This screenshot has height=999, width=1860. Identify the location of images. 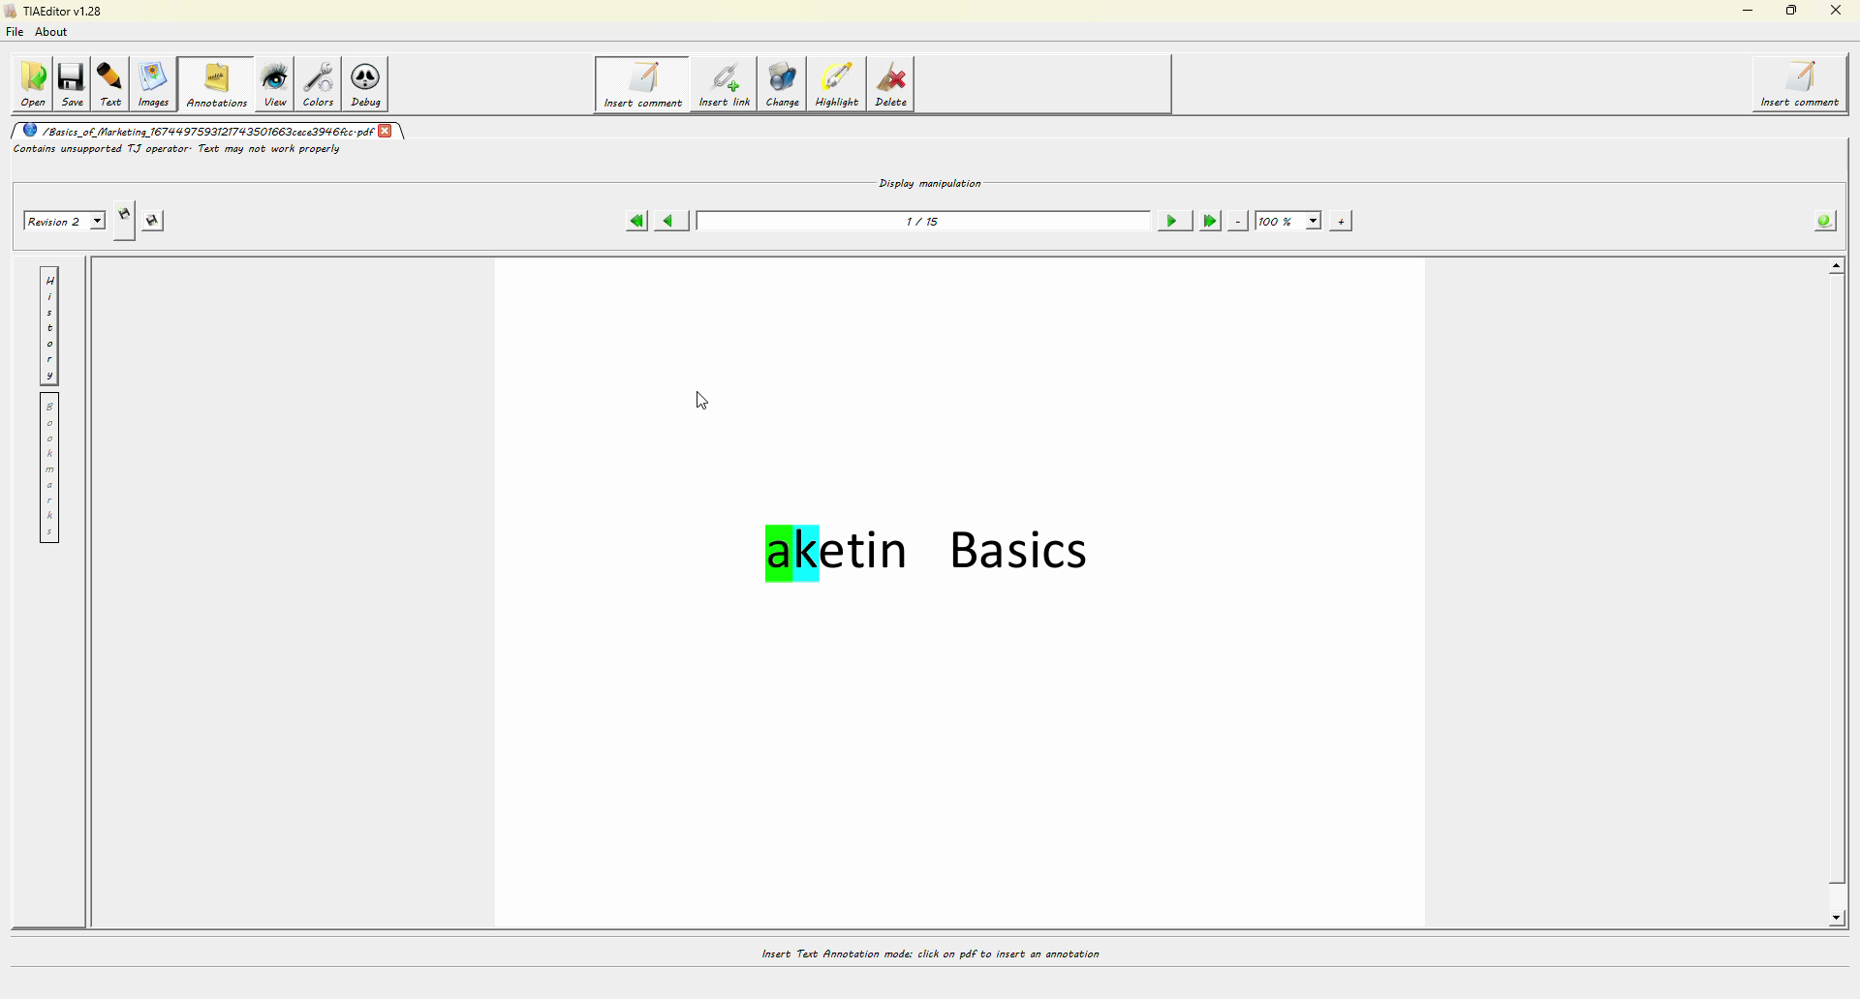
(157, 85).